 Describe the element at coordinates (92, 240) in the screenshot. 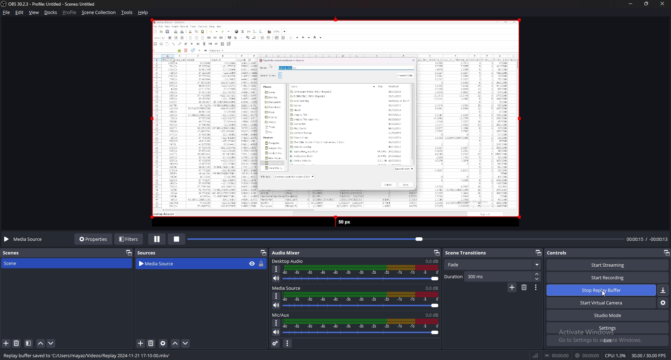

I see `properties` at that location.